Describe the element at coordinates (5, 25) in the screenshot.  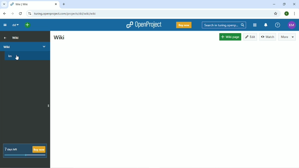
I see `Collapse project menu` at that location.